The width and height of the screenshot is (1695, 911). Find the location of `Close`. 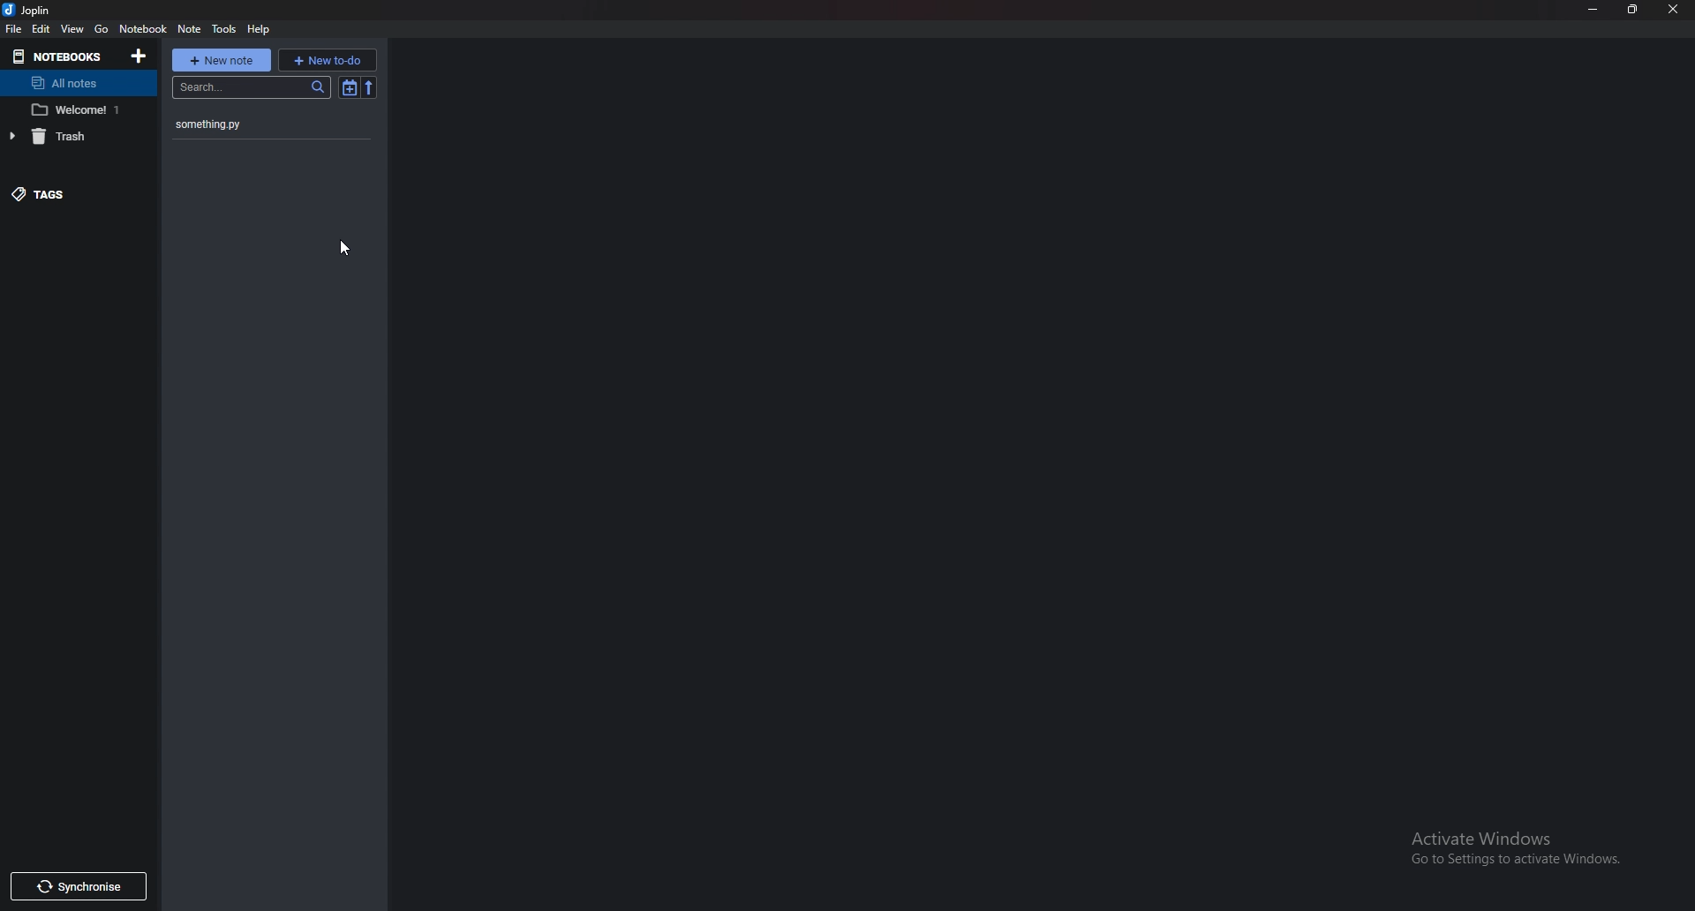

Close is located at coordinates (1671, 9).